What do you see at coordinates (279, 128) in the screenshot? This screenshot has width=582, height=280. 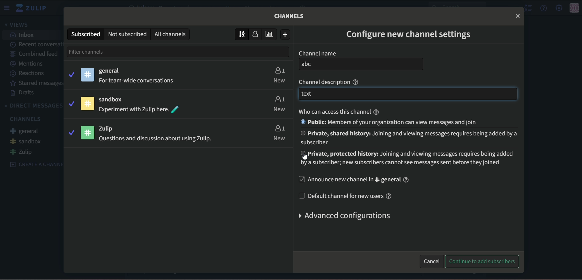 I see `users` at bounding box center [279, 128].